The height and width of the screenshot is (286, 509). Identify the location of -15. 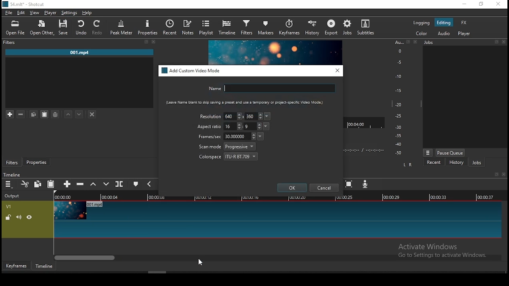
(398, 90).